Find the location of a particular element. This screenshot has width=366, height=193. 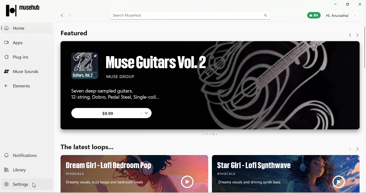

close is located at coordinates (360, 4).